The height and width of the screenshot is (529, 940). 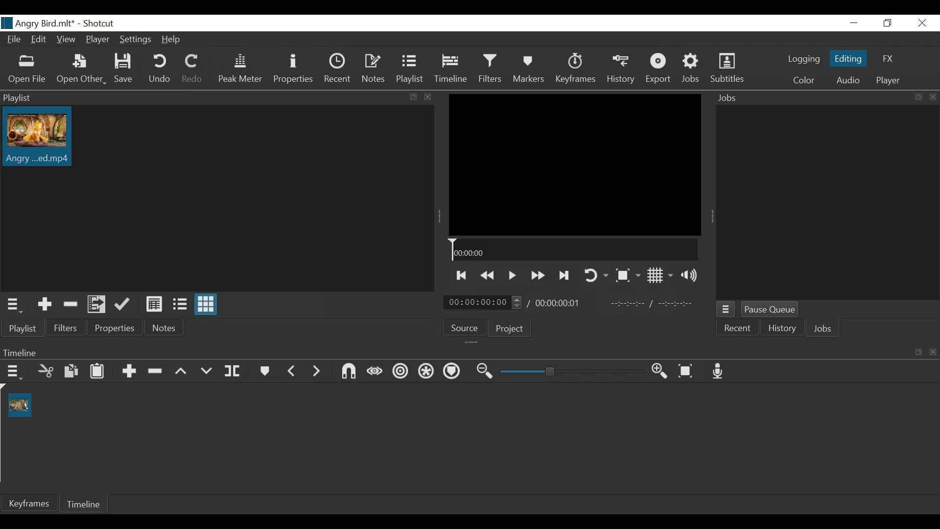 What do you see at coordinates (726, 309) in the screenshot?
I see `Jobs menu` at bounding box center [726, 309].